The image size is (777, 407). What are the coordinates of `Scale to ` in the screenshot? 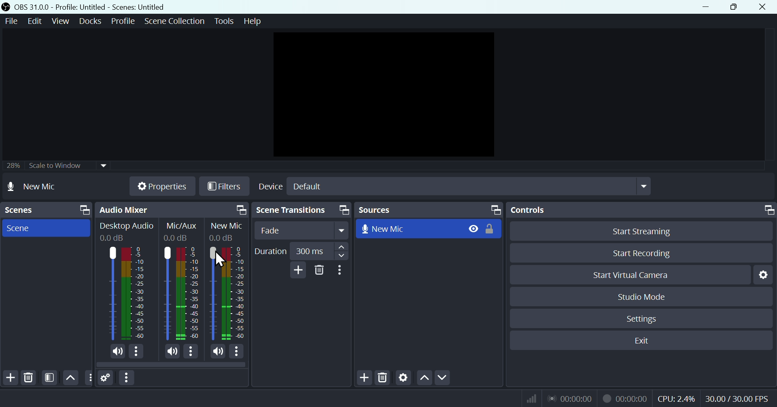 It's located at (53, 167).